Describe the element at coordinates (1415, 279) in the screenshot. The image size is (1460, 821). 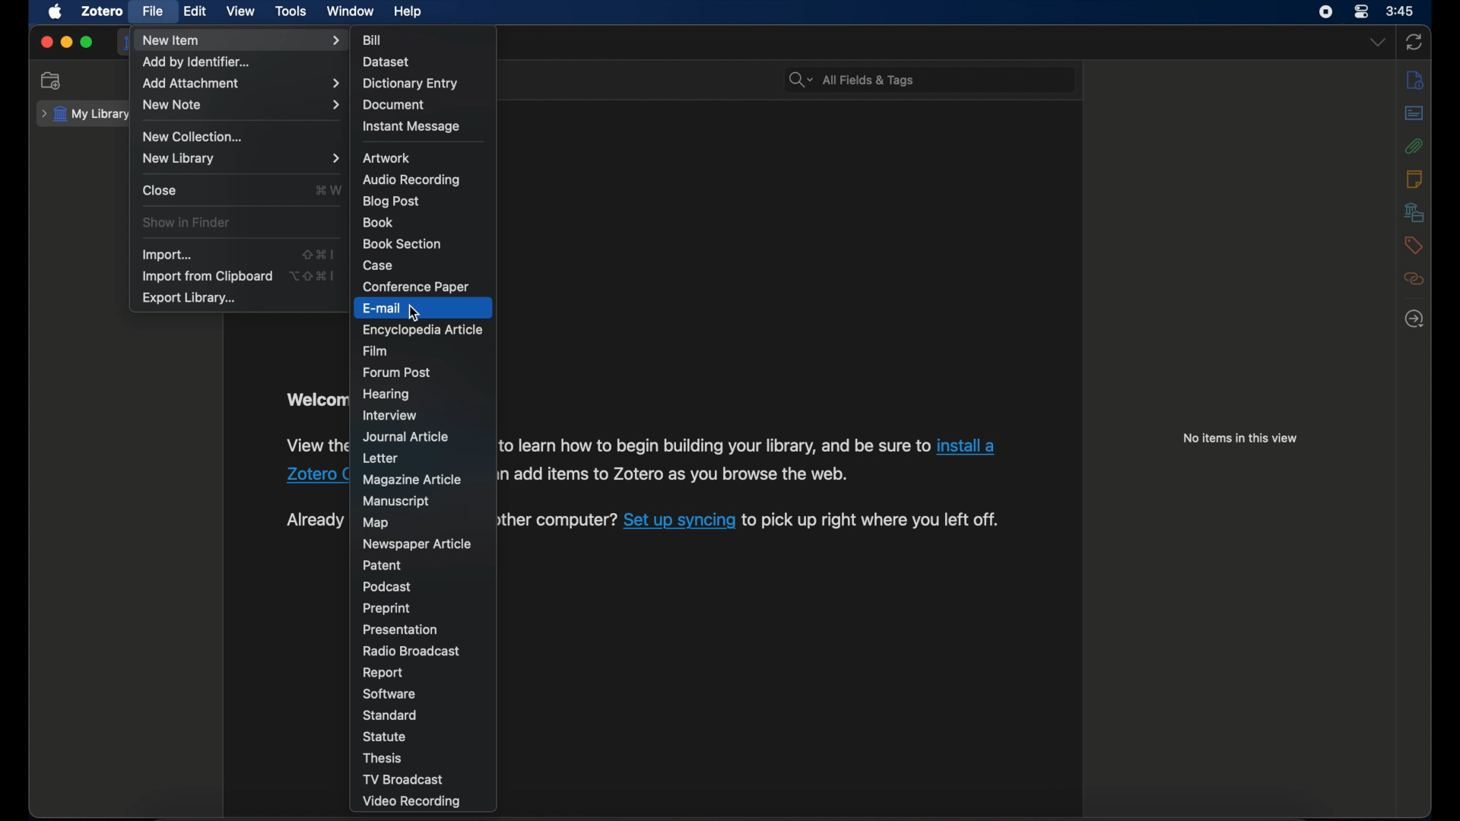
I see `related` at that location.